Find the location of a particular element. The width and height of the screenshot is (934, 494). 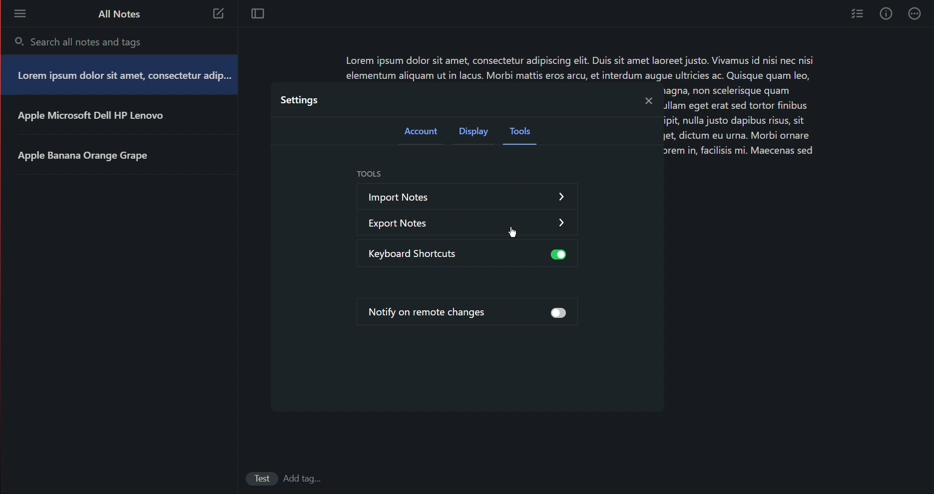

Notify on remote changes is located at coordinates (436, 311).